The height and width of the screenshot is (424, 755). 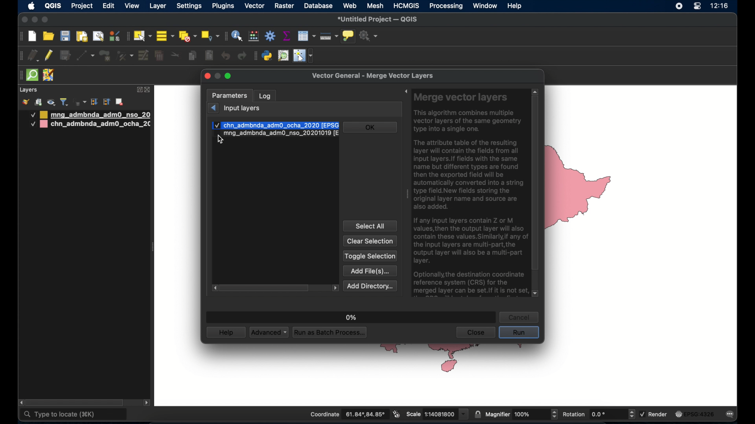 I want to click on quick som, so click(x=31, y=75).